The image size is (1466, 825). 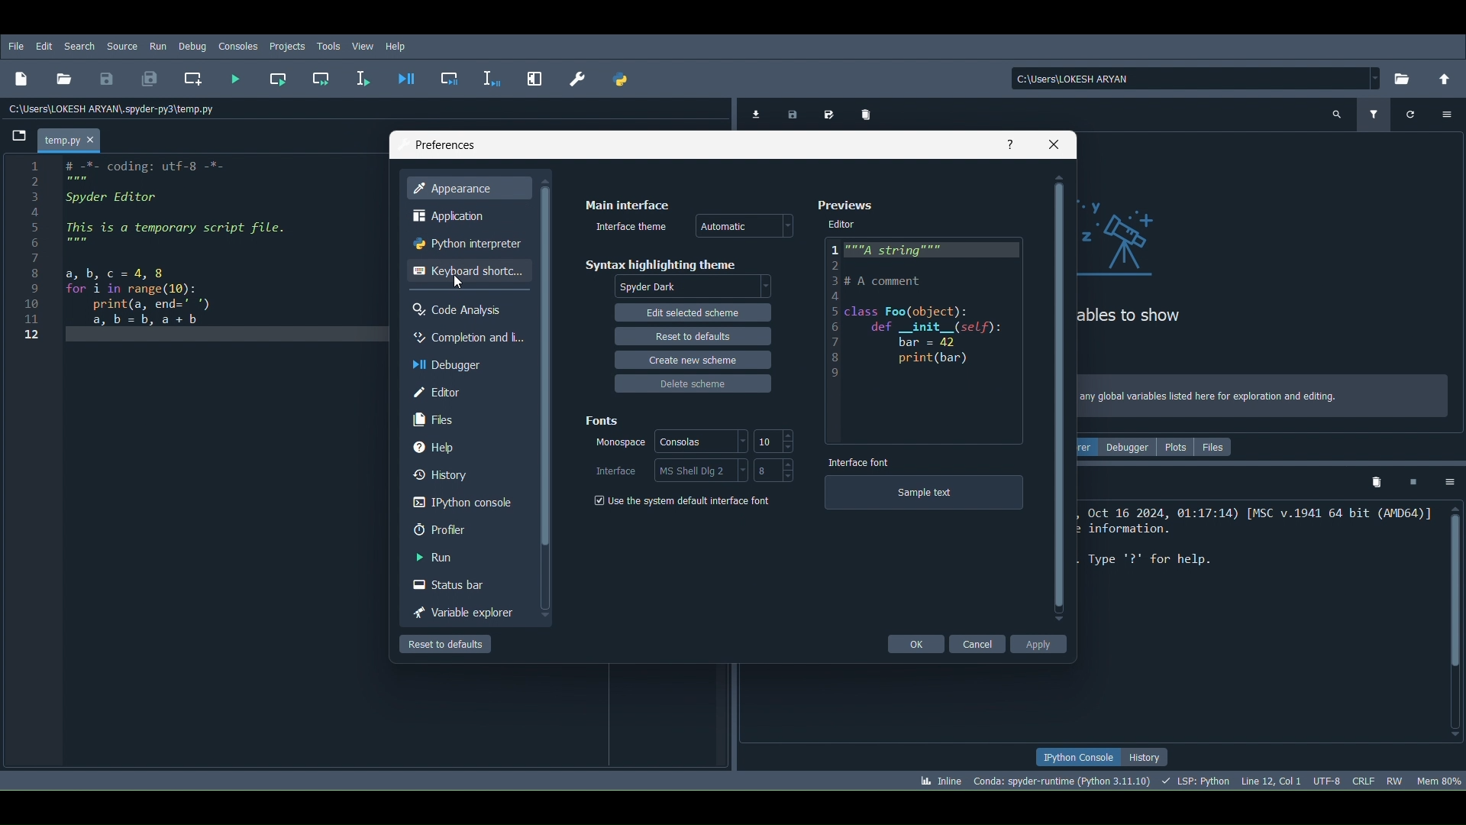 What do you see at coordinates (193, 47) in the screenshot?
I see `Debug` at bounding box center [193, 47].